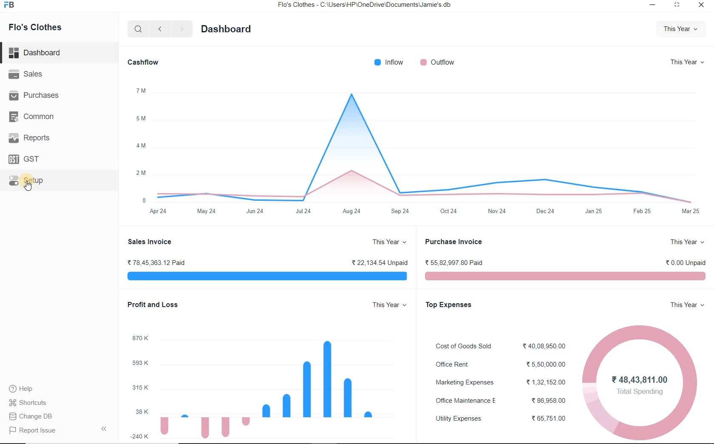 This screenshot has width=714, height=444. Describe the element at coordinates (457, 418) in the screenshot. I see `Utility Expenses` at that location.